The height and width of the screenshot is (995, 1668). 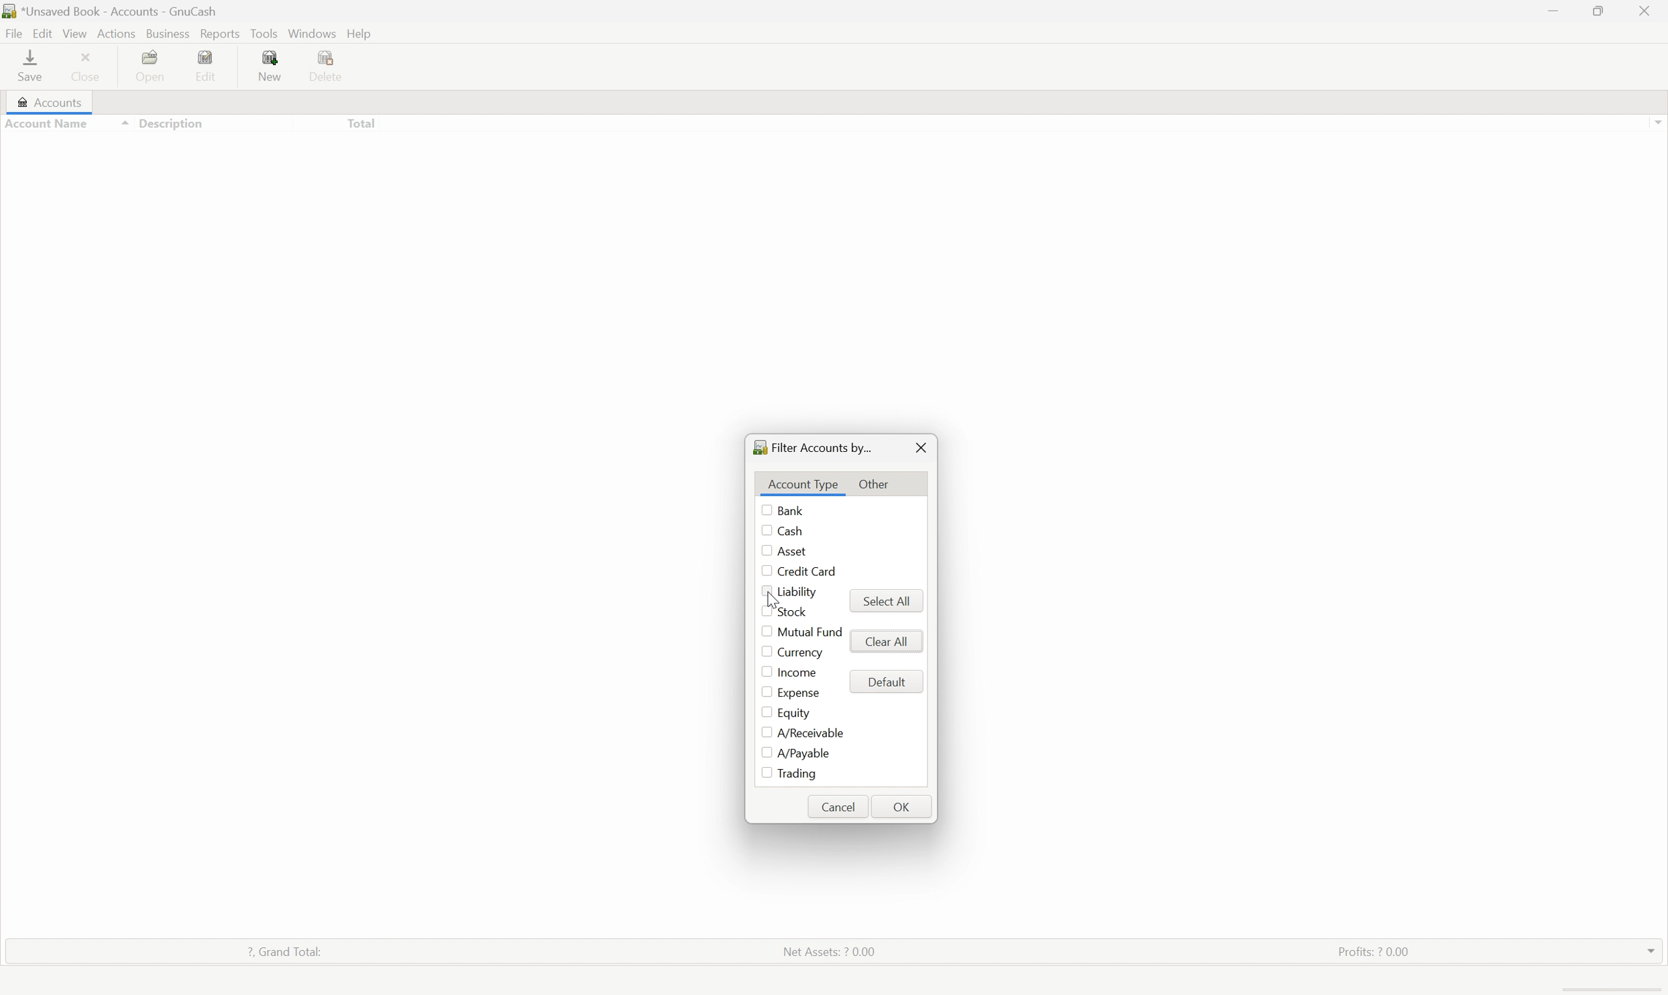 What do you see at coordinates (765, 531) in the screenshot?
I see `Checkbox` at bounding box center [765, 531].